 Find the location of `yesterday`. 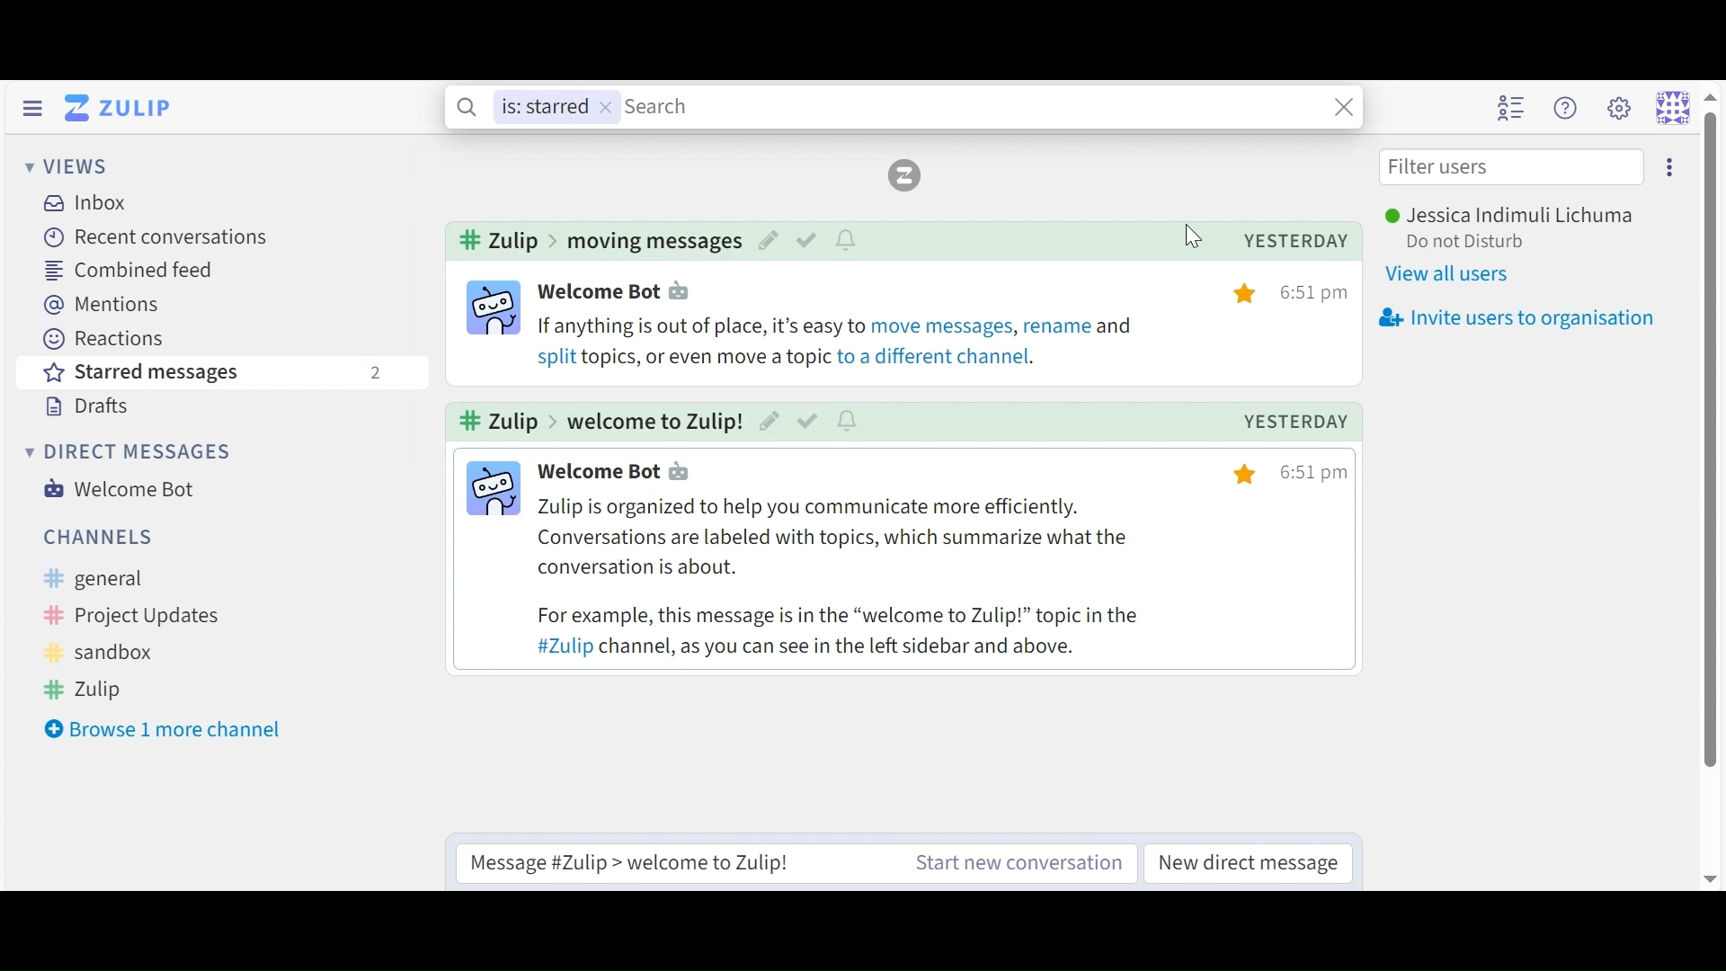

yesterday is located at coordinates (1295, 423).